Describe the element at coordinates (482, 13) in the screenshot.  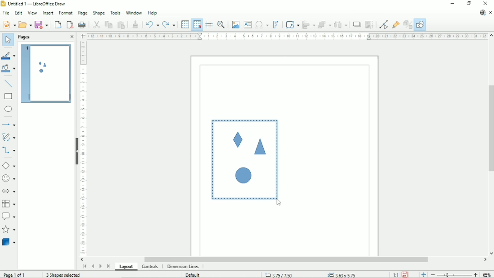
I see `Update available` at that location.